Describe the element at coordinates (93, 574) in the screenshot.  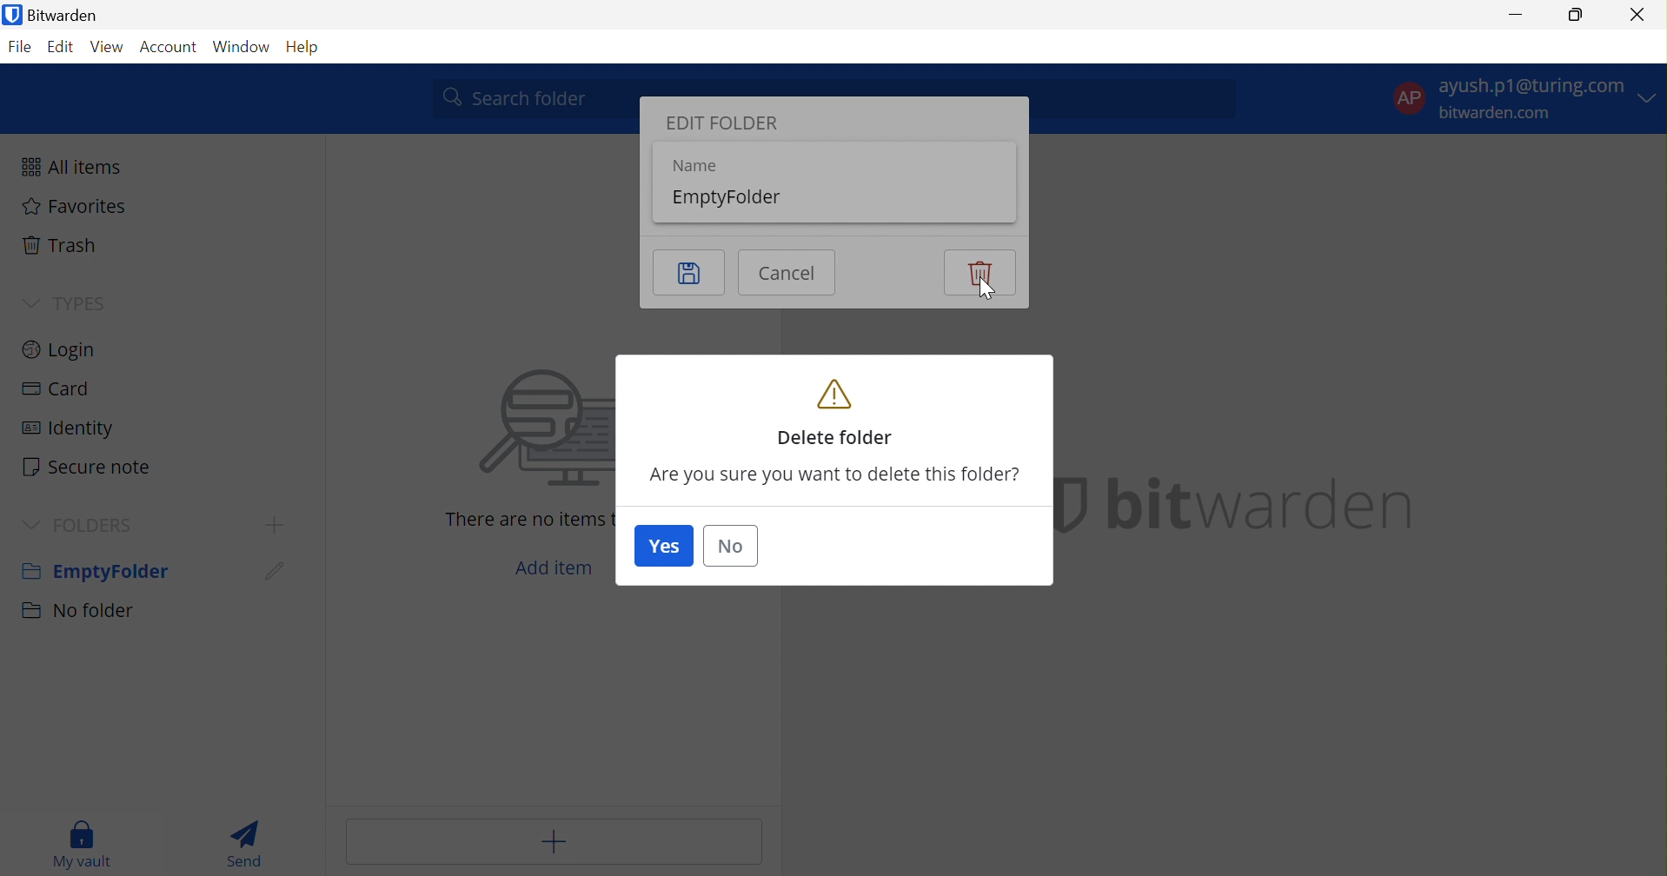
I see `Empty Folder` at that location.